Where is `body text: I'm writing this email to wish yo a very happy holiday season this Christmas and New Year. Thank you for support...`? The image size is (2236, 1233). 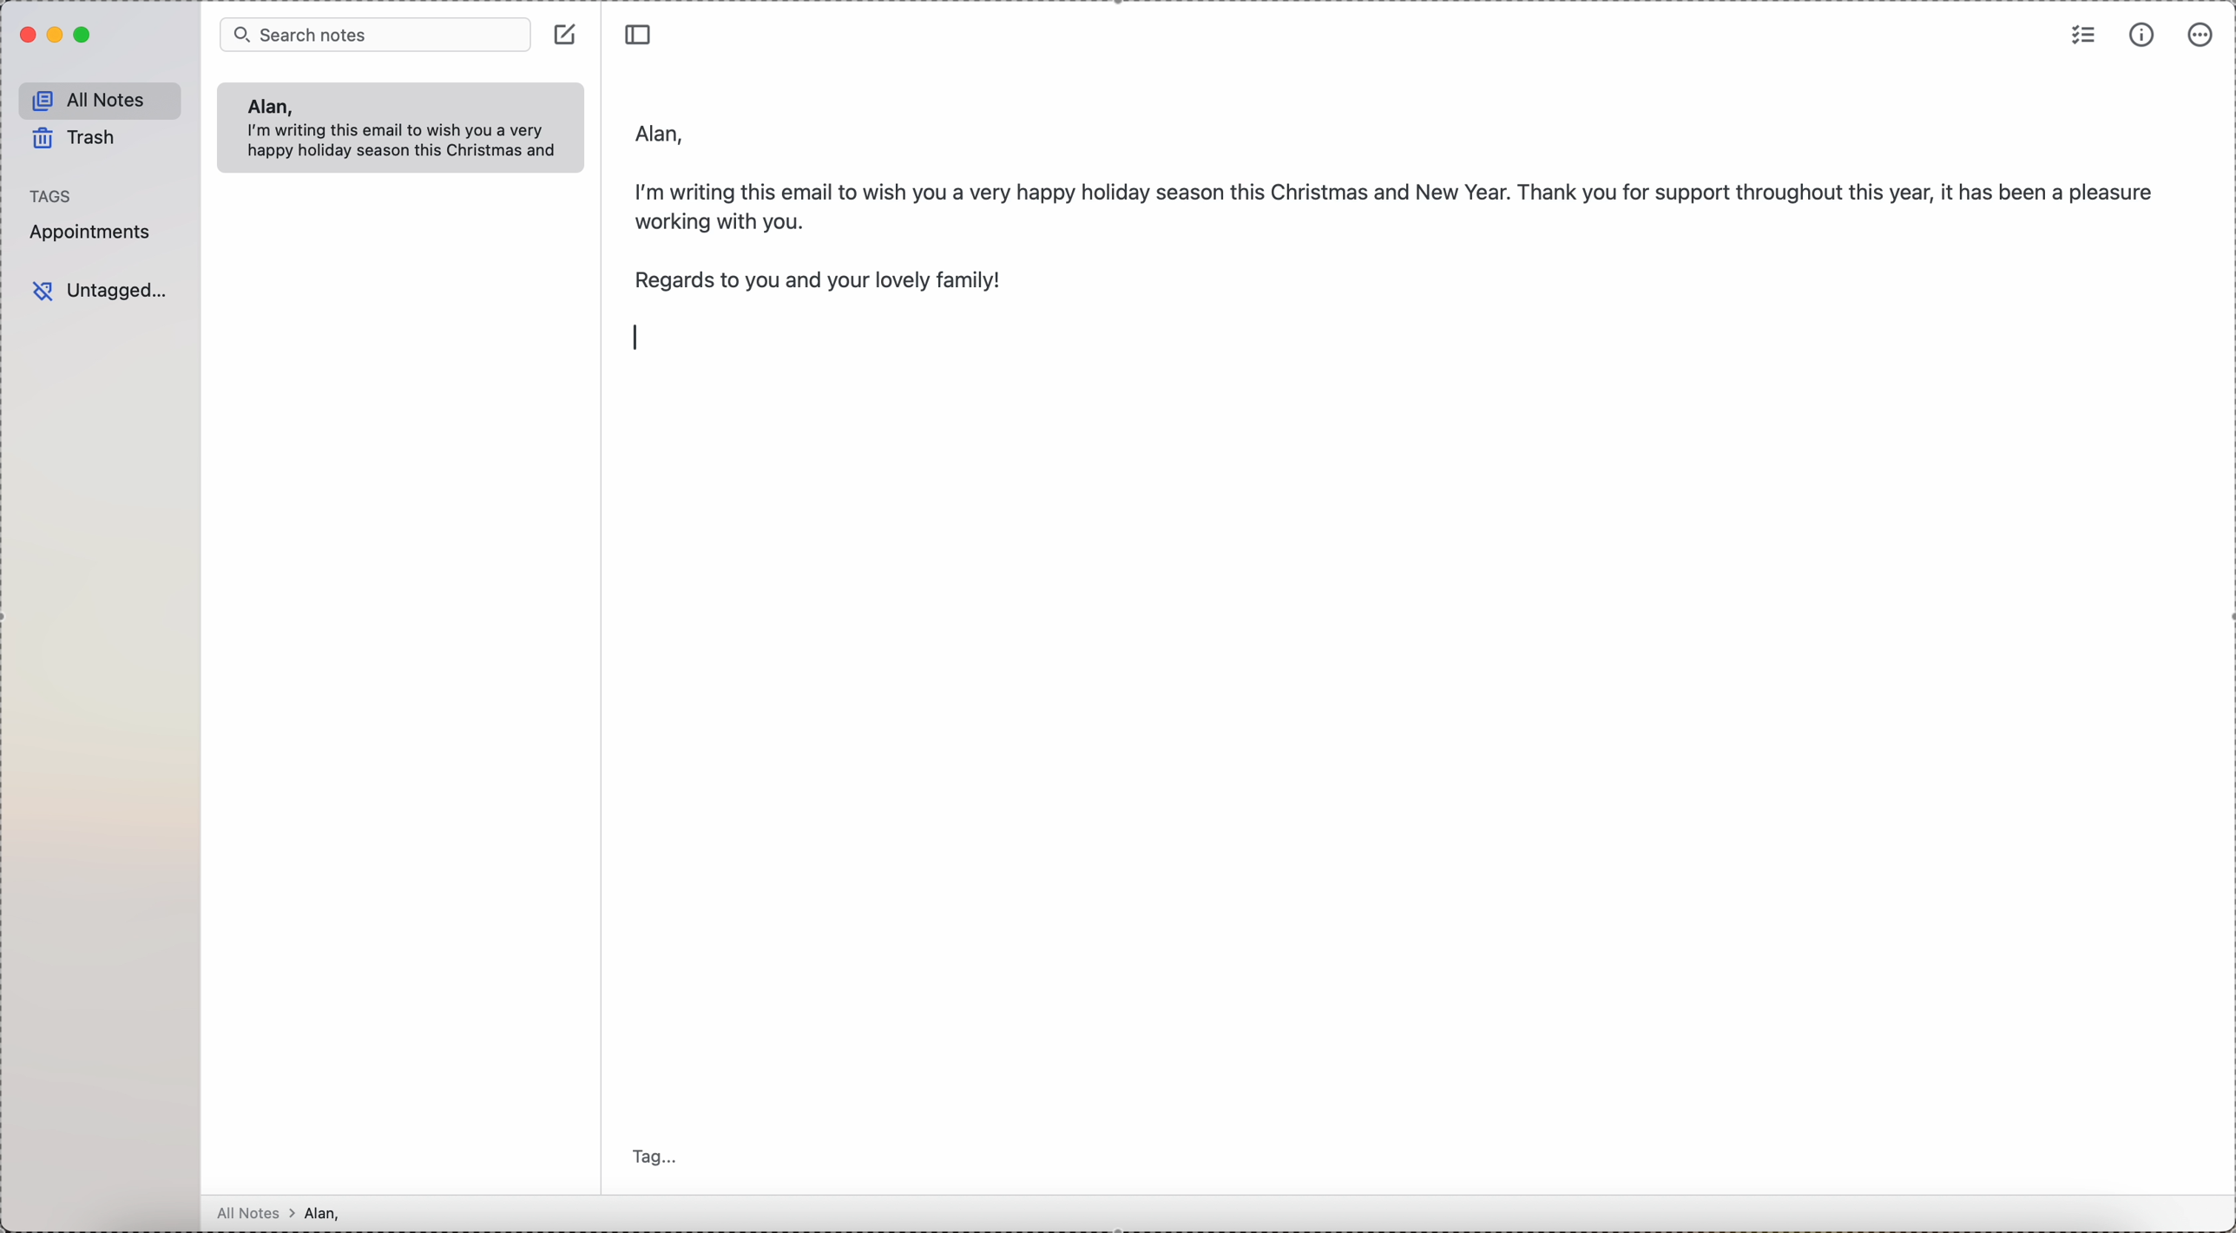
body text: I'm writing this email to wish yo a very happy holiday season this Christmas and New Year. Thank you for support... is located at coordinates (1397, 201).